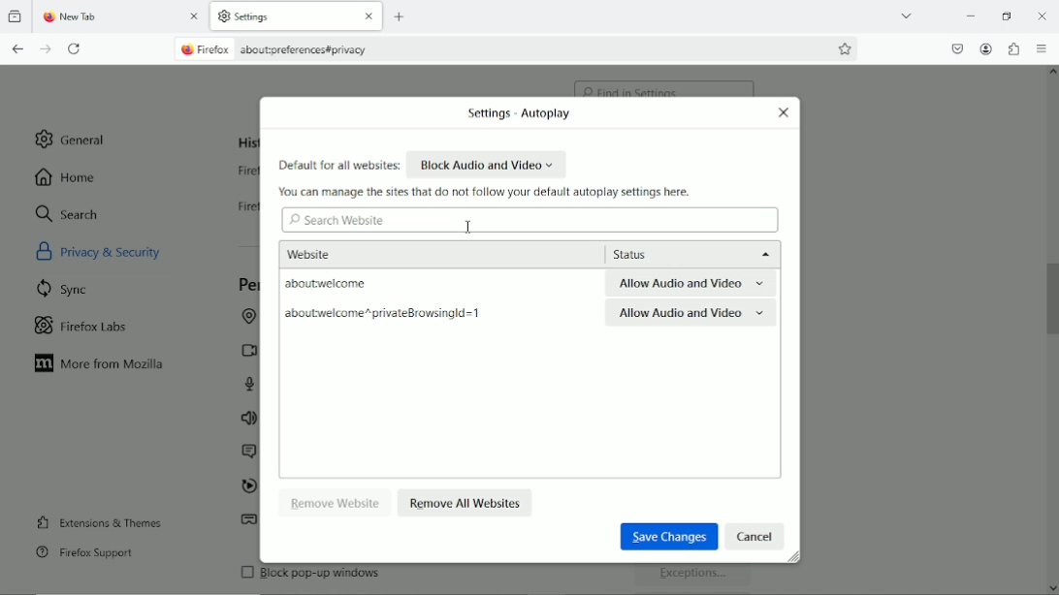 This screenshot has height=595, width=1059. I want to click on settings, so click(267, 17).